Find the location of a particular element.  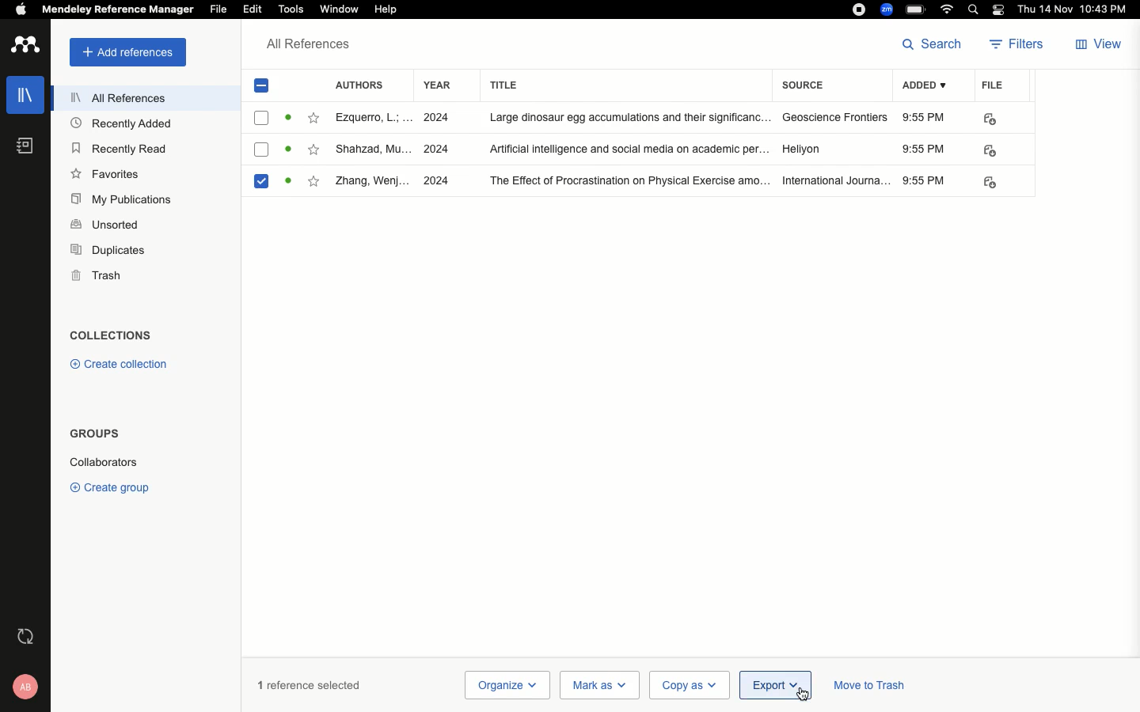

checkbox is located at coordinates (262, 117).